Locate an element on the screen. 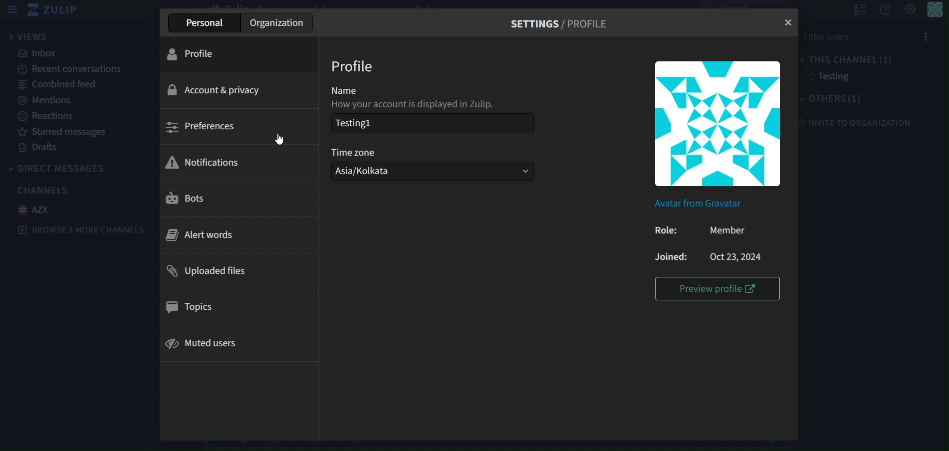 This screenshot has width=949, height=451. hide user list is located at coordinates (857, 10).